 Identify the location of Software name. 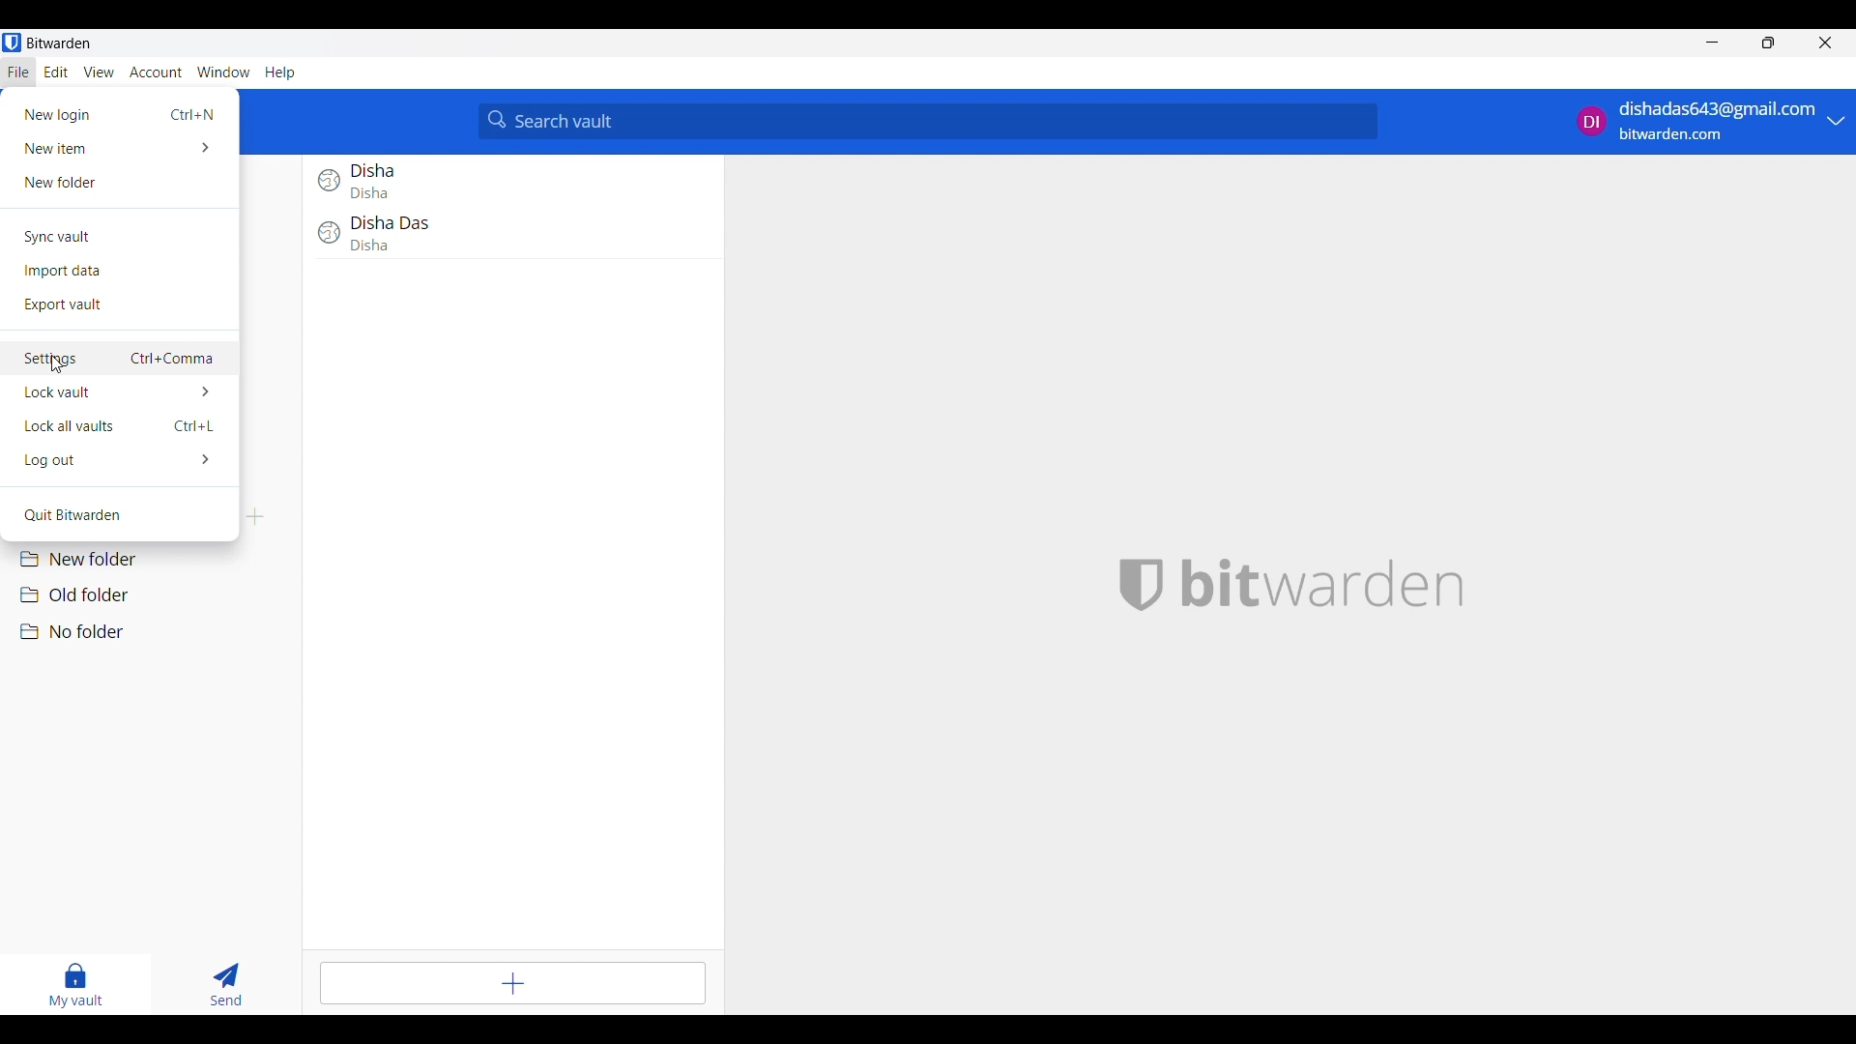
(59, 43).